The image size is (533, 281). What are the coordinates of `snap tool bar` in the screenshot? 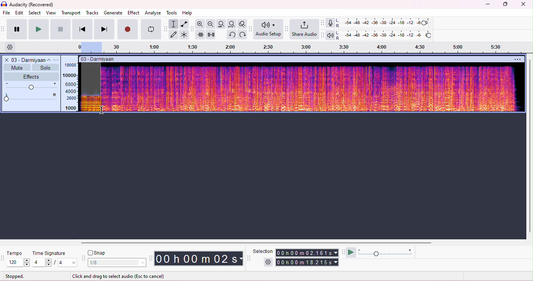 It's located at (84, 257).